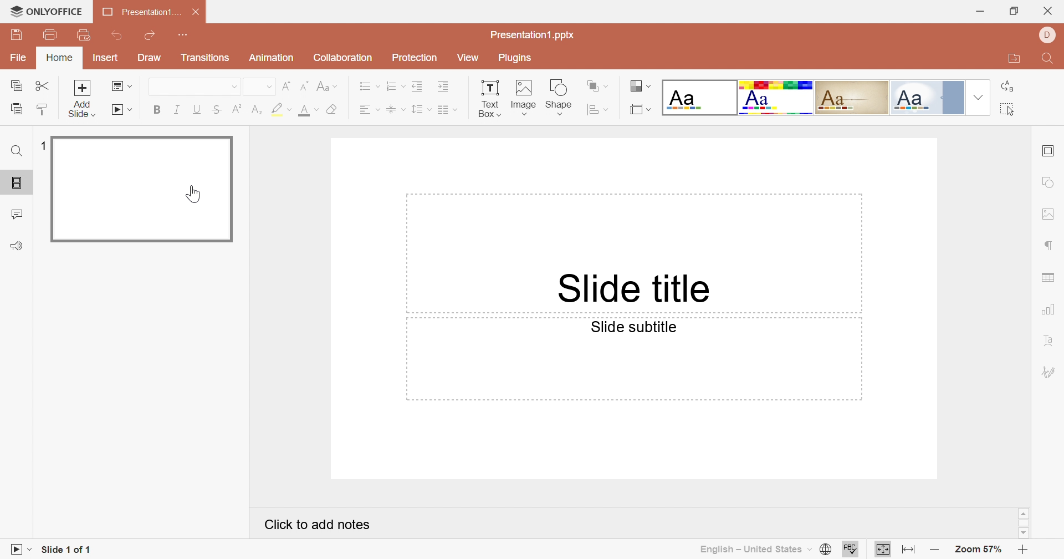 The image size is (1064, 559). I want to click on Image settings, so click(1051, 213).